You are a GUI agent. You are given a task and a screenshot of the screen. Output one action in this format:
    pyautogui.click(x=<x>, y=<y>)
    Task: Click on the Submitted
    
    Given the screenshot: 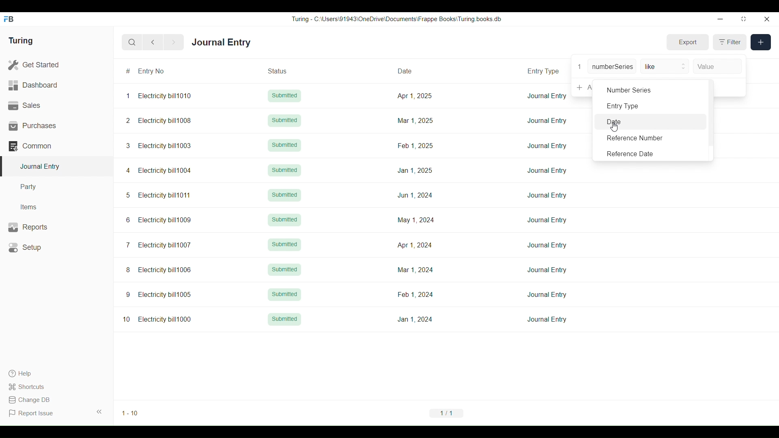 What is the action you would take?
    pyautogui.click(x=285, y=96)
    